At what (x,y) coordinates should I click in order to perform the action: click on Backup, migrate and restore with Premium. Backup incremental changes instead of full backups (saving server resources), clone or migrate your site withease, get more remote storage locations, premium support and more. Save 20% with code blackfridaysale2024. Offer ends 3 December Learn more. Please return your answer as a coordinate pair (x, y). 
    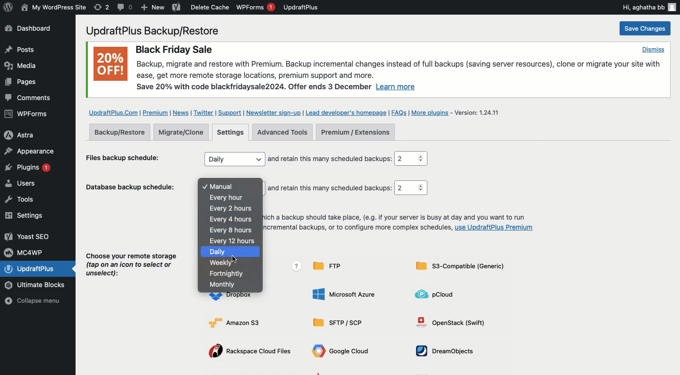
    Looking at the image, I should click on (401, 76).